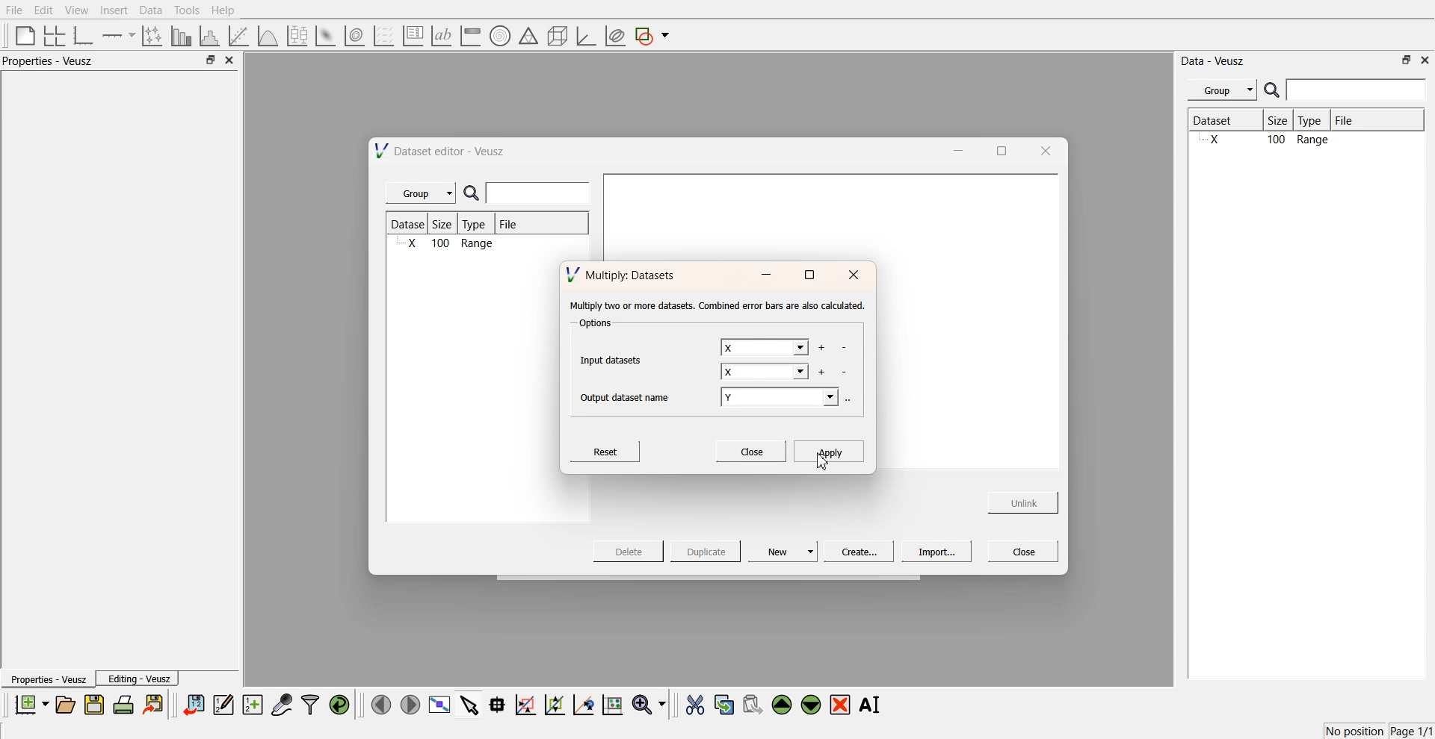 The width and height of the screenshot is (1435, 739). I want to click on Multiply: Datasets, so click(623, 273).